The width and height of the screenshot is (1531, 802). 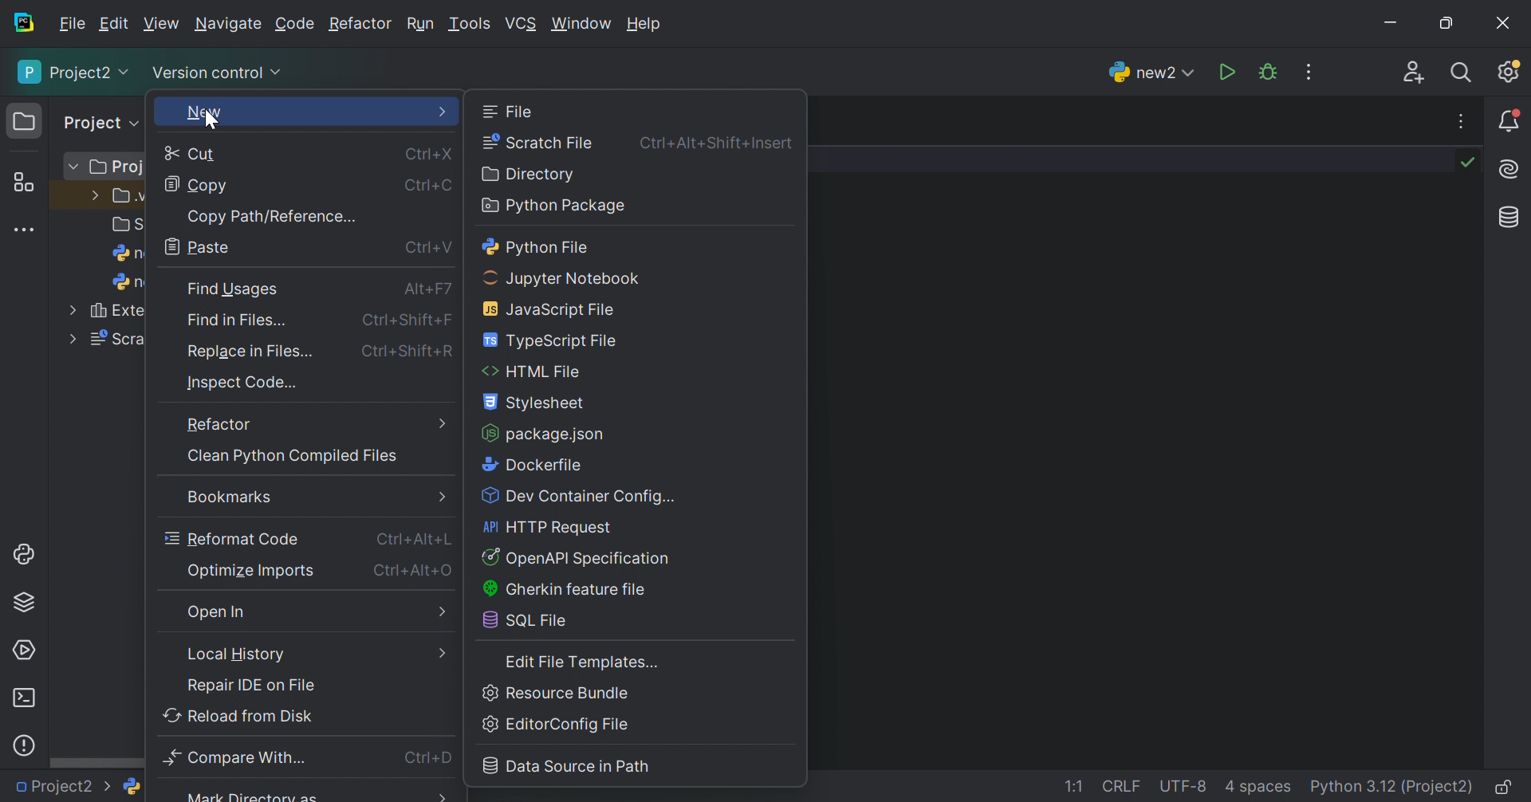 I want to click on Ctrl+Alt+Shift+Insert, so click(x=715, y=143).